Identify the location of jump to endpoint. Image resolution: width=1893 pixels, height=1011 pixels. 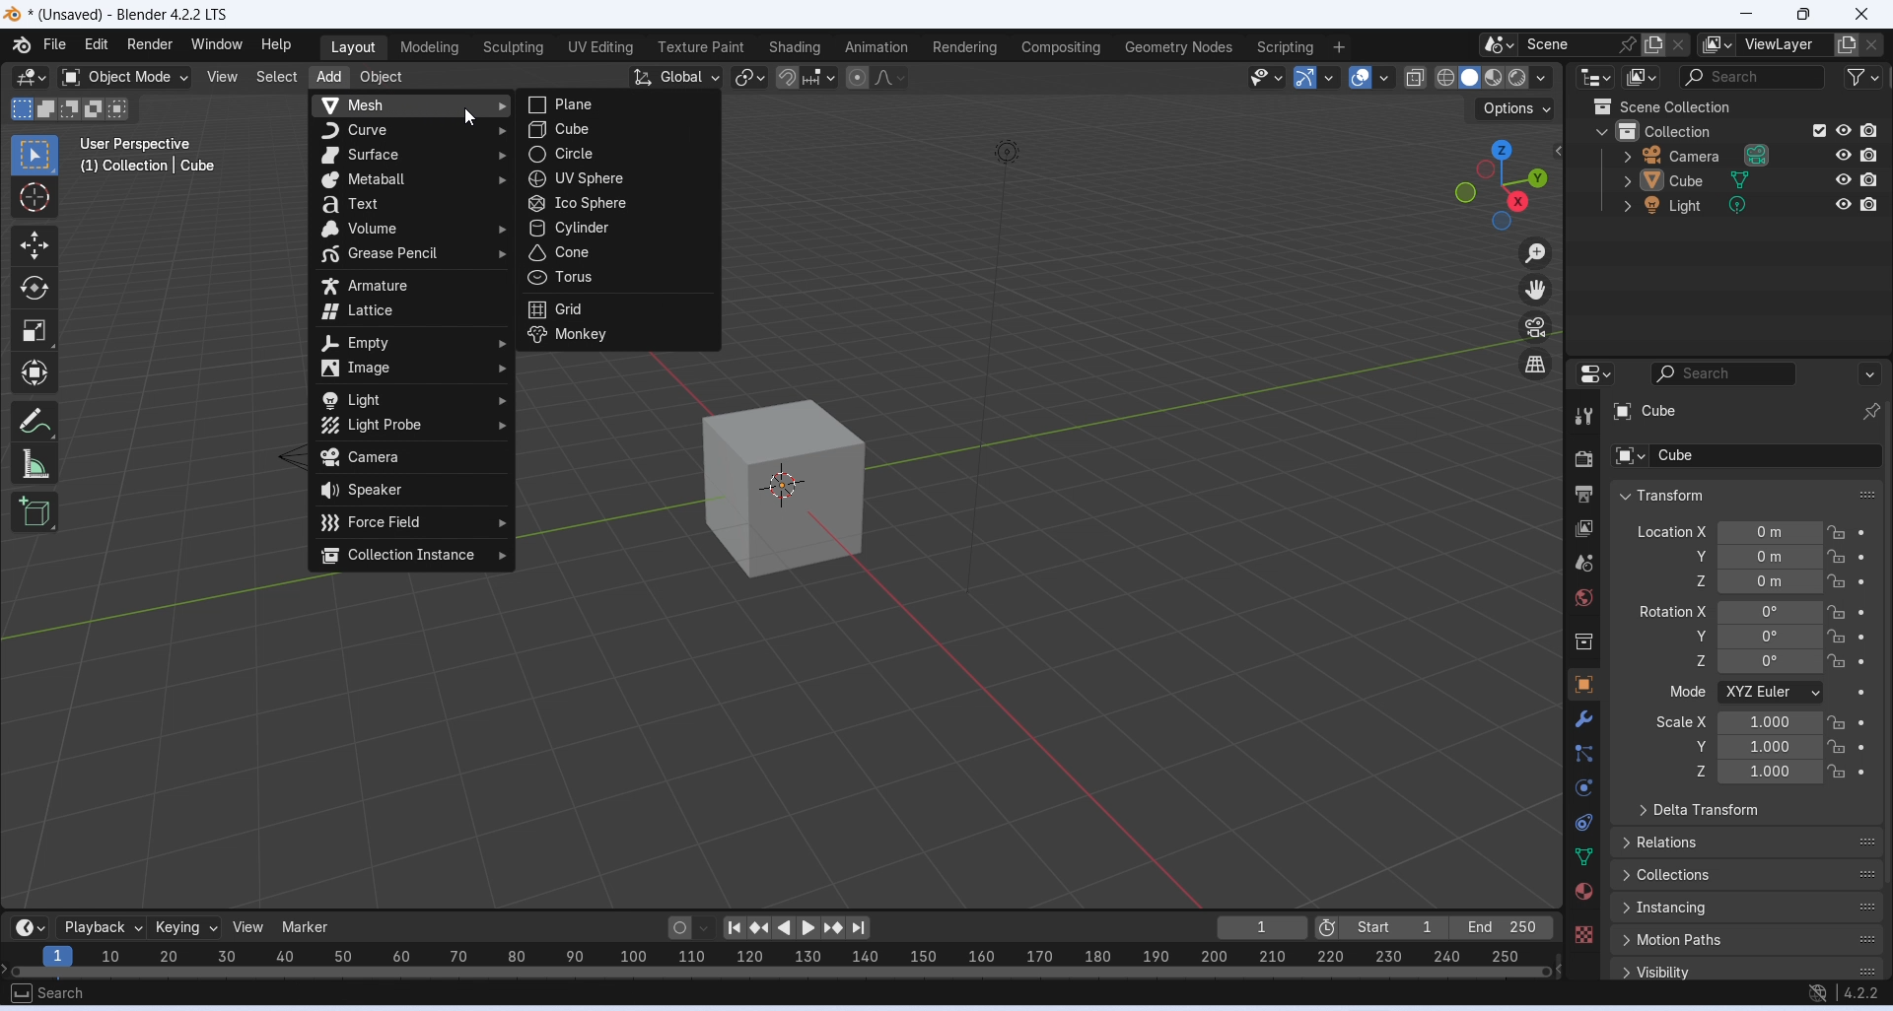
(734, 928).